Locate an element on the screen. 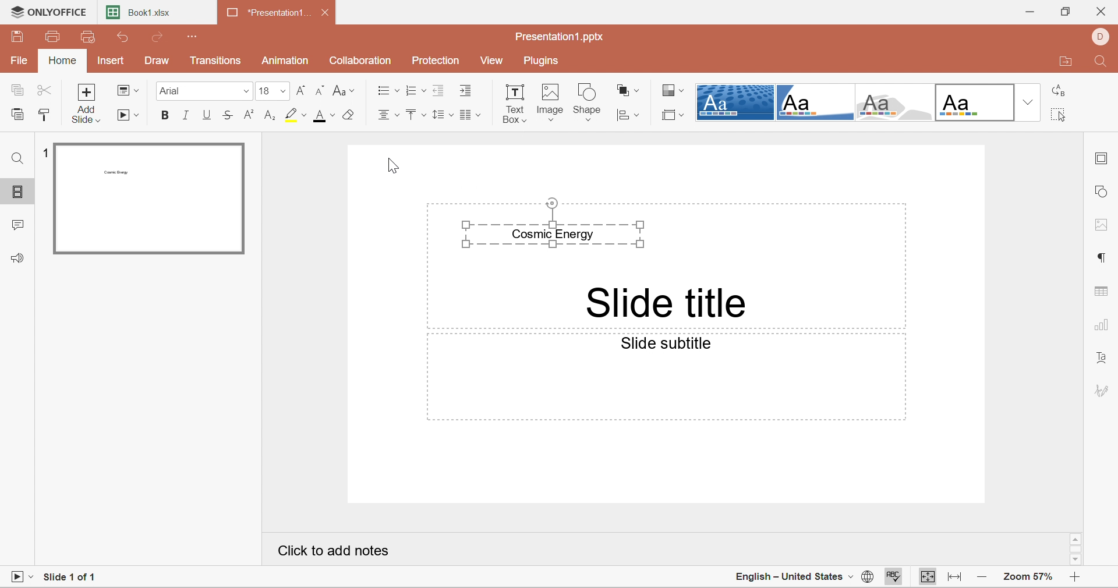 This screenshot has height=588, width=1118. Copy is located at coordinates (16, 91).